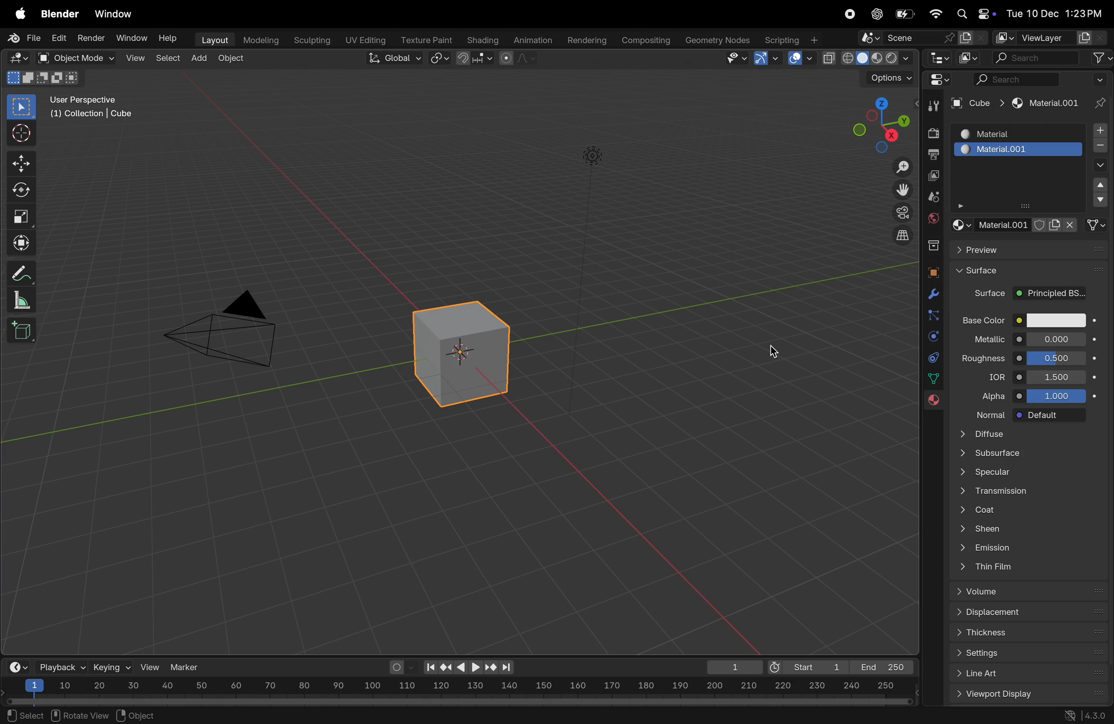 The image size is (1114, 724). What do you see at coordinates (170, 39) in the screenshot?
I see `Help` at bounding box center [170, 39].